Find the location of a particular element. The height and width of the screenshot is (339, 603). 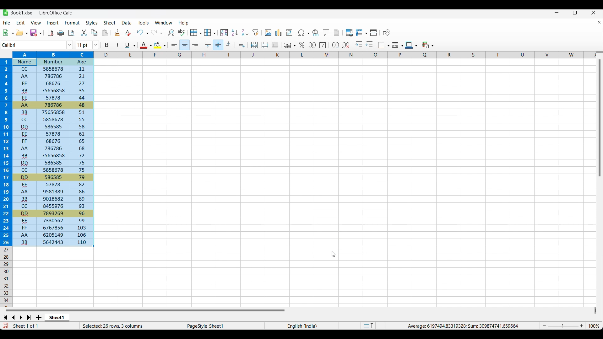

Edit menu is located at coordinates (21, 23).